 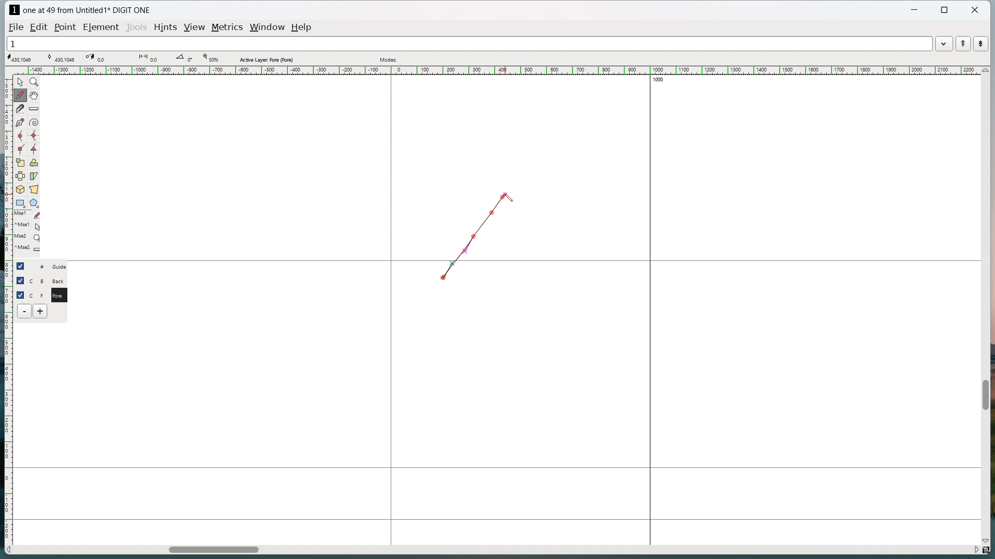 What do you see at coordinates (96, 57) in the screenshot?
I see `coordinate of destination` at bounding box center [96, 57].